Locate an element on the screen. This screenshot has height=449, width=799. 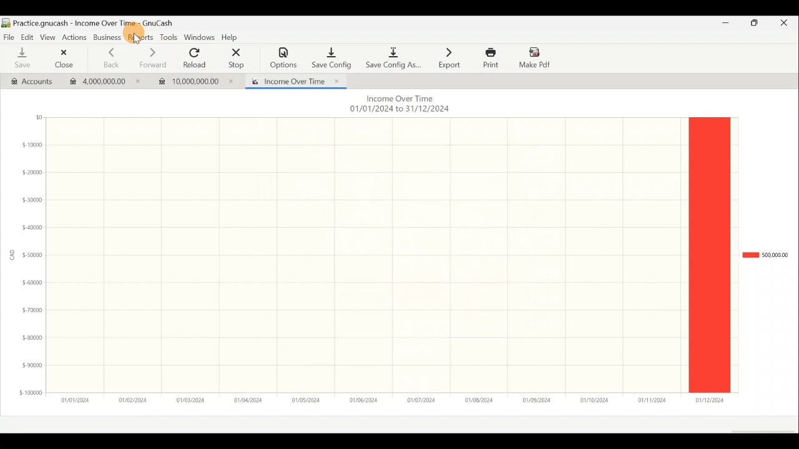
Tools is located at coordinates (168, 37).